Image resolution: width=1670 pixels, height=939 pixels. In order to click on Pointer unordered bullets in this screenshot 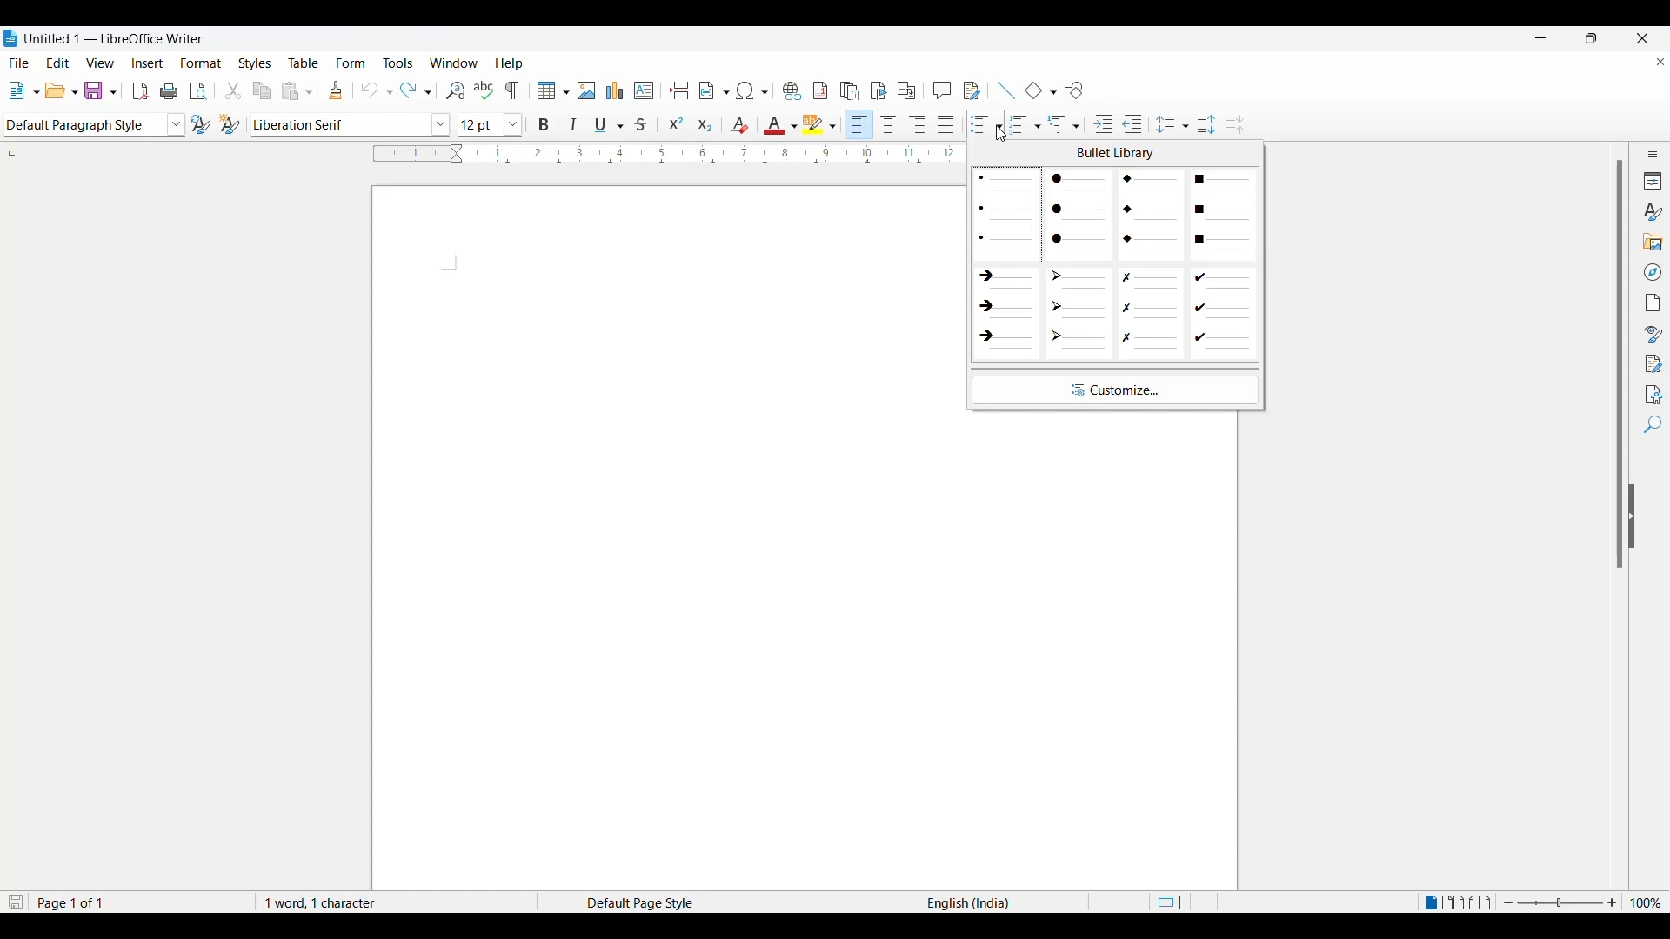, I will do `click(1006, 215)`.